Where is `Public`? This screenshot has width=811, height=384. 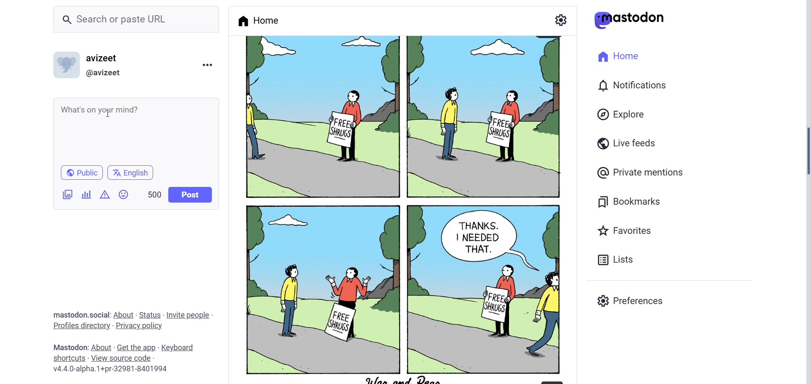
Public is located at coordinates (82, 172).